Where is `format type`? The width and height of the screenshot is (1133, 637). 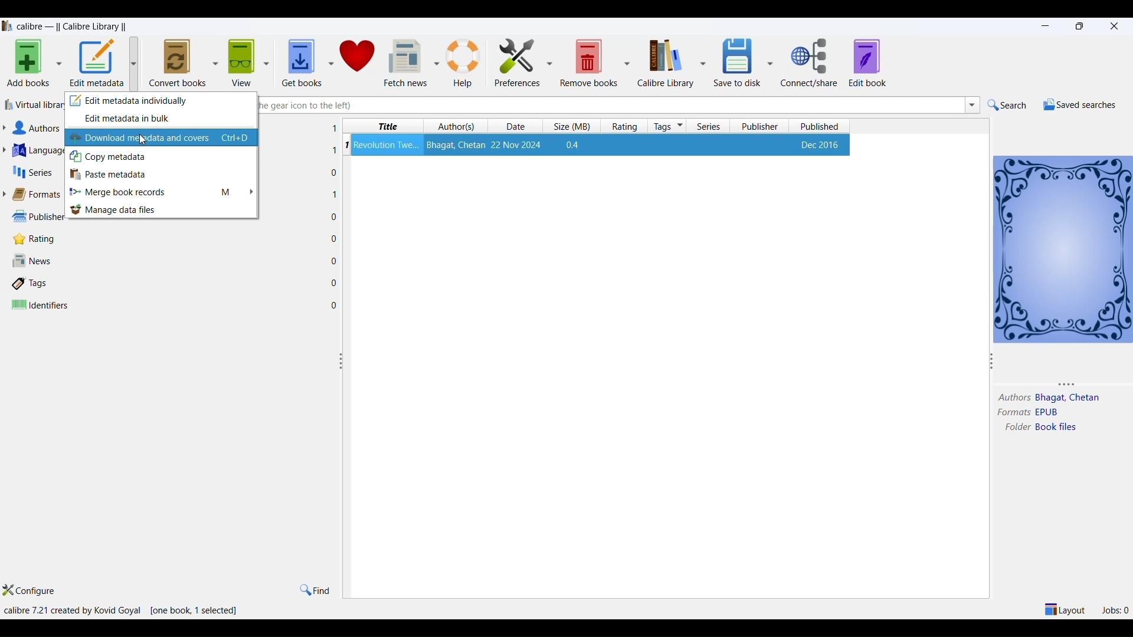 format type is located at coordinates (1050, 412).